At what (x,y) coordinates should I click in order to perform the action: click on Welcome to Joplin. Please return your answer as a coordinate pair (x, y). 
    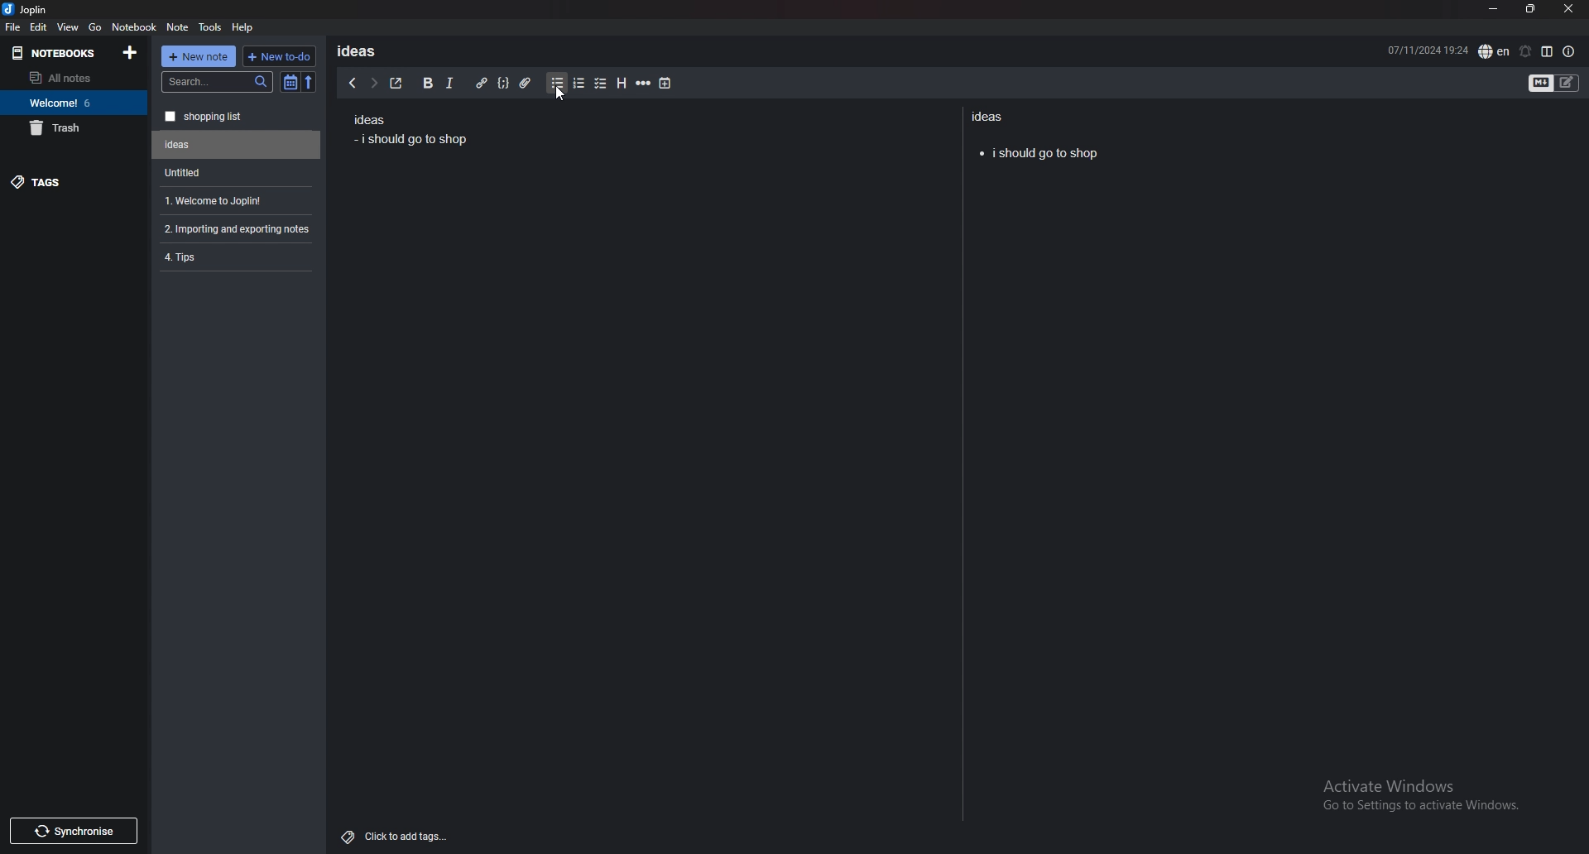
    Looking at the image, I should click on (233, 200).